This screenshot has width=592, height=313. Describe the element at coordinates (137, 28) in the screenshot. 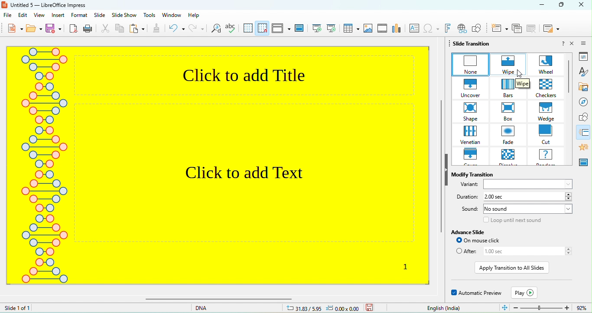

I see `paste` at that location.